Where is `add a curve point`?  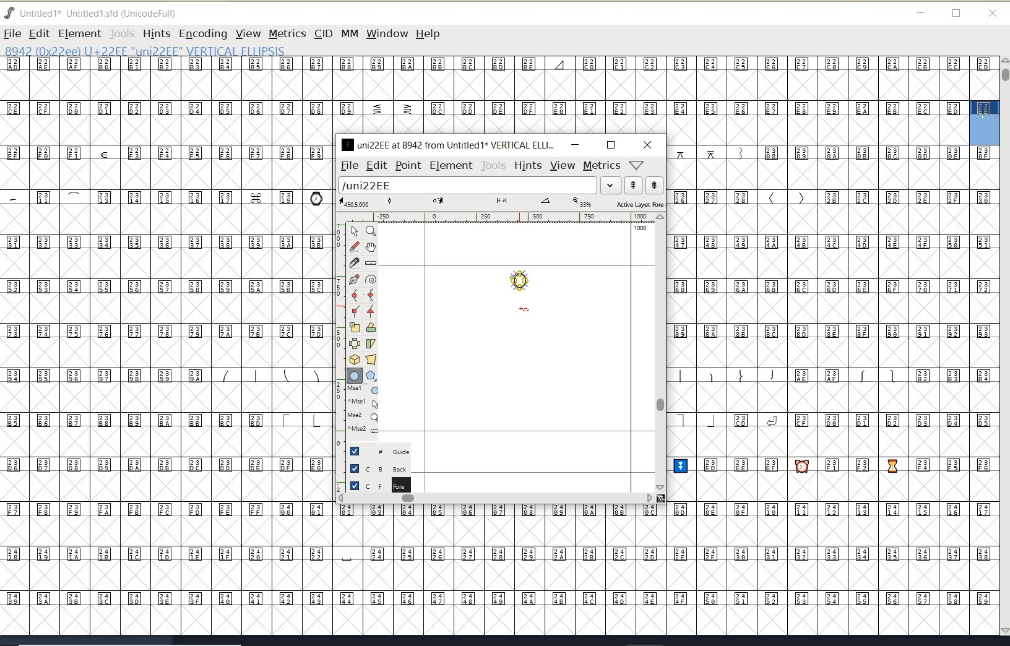 add a curve point is located at coordinates (357, 295).